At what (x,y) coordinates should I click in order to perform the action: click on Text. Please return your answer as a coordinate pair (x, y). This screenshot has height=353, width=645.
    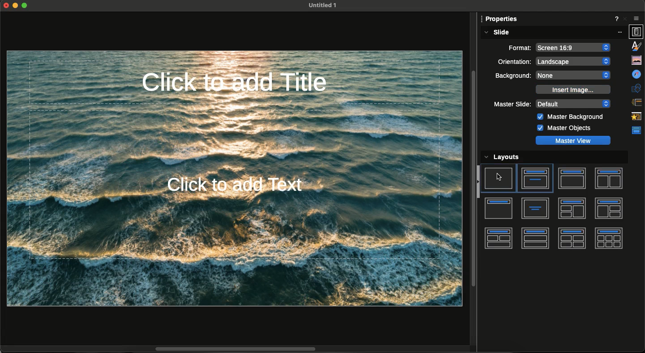
    Looking at the image, I should click on (536, 208).